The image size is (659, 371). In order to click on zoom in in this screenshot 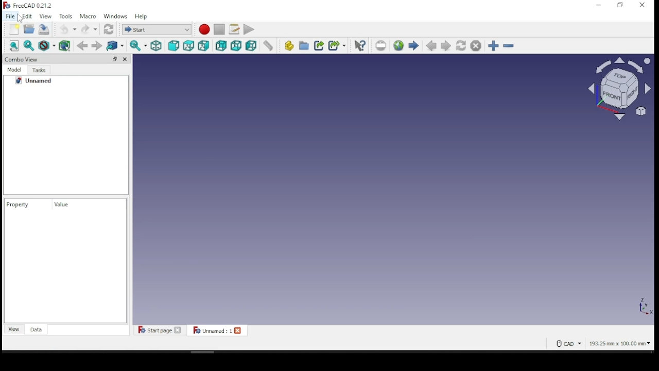, I will do `click(493, 45)`.